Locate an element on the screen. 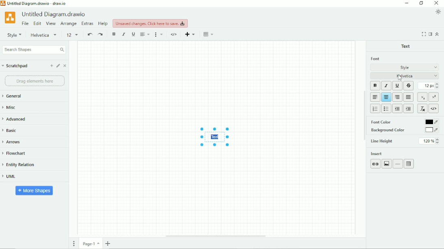  Horizontal scrollbar is located at coordinates (216, 236).